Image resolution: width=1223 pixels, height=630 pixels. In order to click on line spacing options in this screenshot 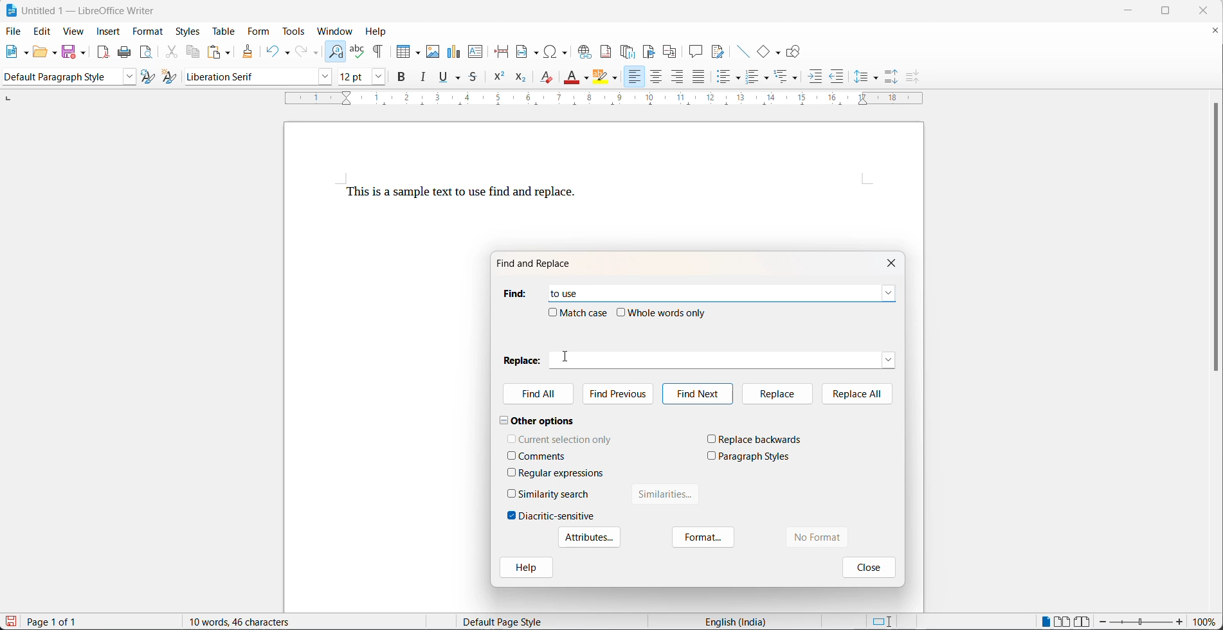, I will do `click(860, 77)`.